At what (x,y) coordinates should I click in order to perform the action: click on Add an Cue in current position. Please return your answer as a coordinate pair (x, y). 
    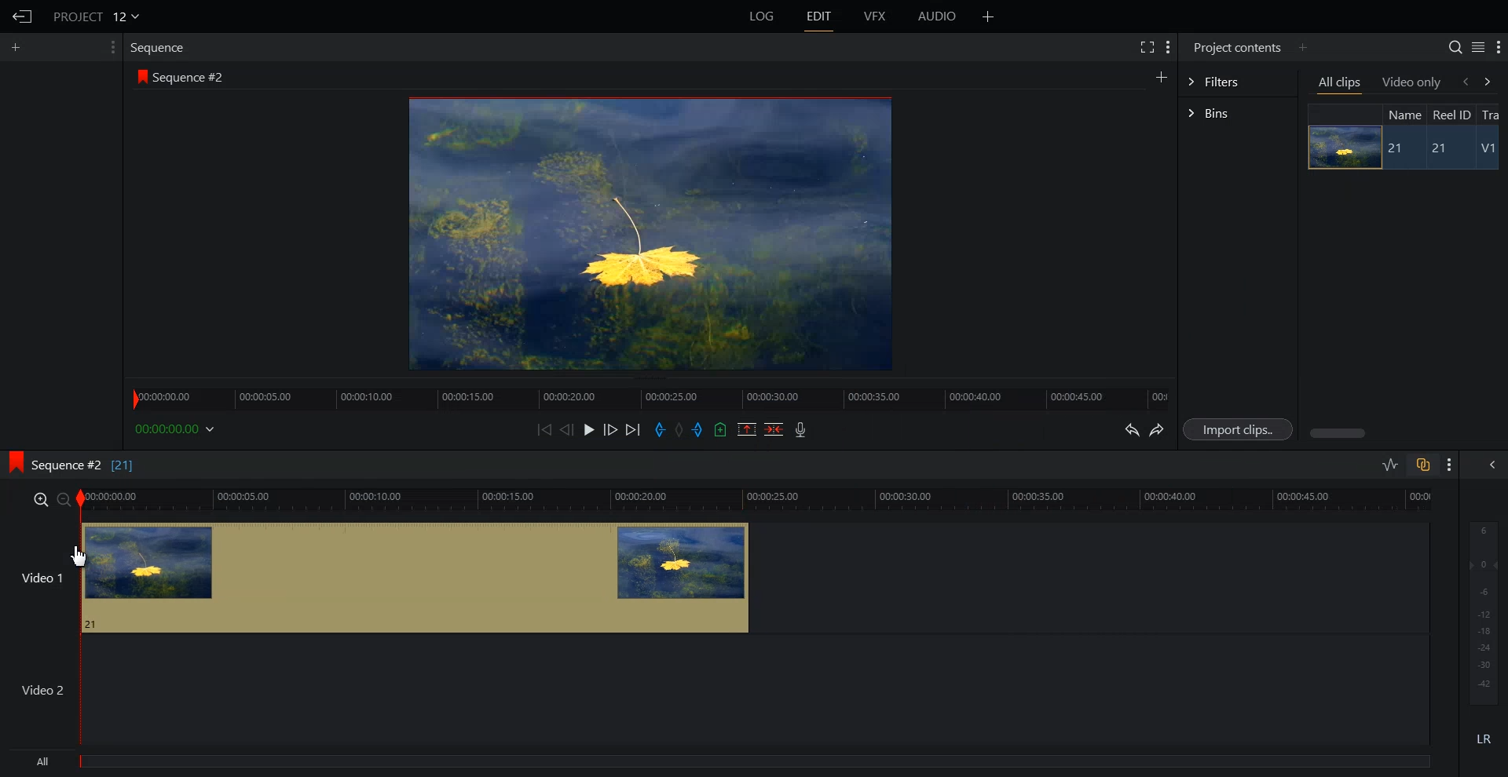
    Looking at the image, I should click on (721, 429).